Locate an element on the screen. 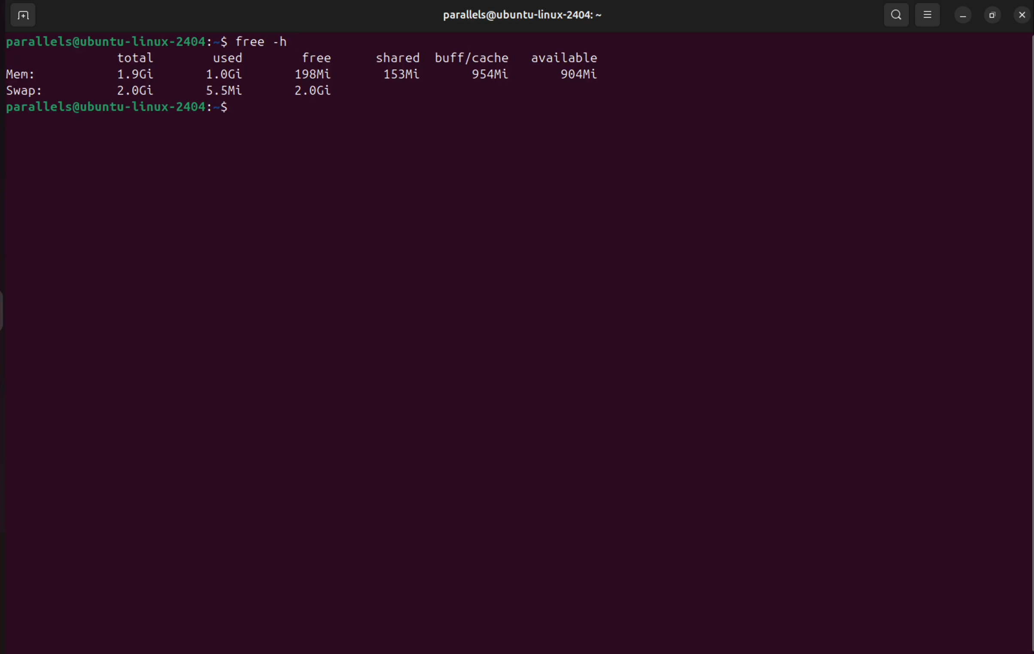 The width and height of the screenshot is (1034, 654). used is located at coordinates (231, 58).